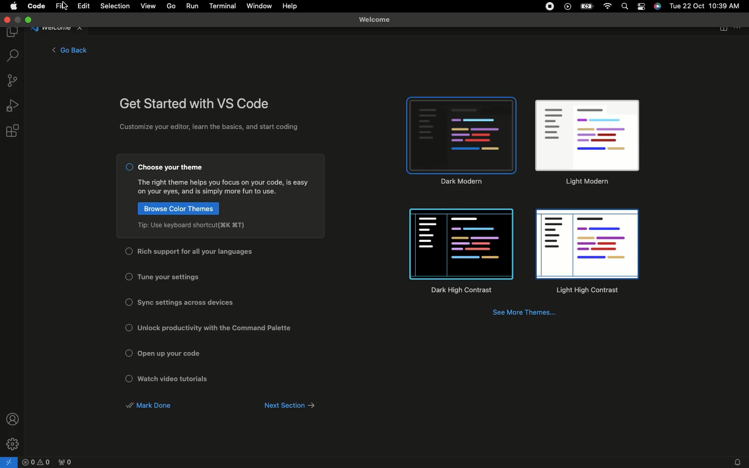  Describe the element at coordinates (608, 7) in the screenshot. I see `Internet` at that location.